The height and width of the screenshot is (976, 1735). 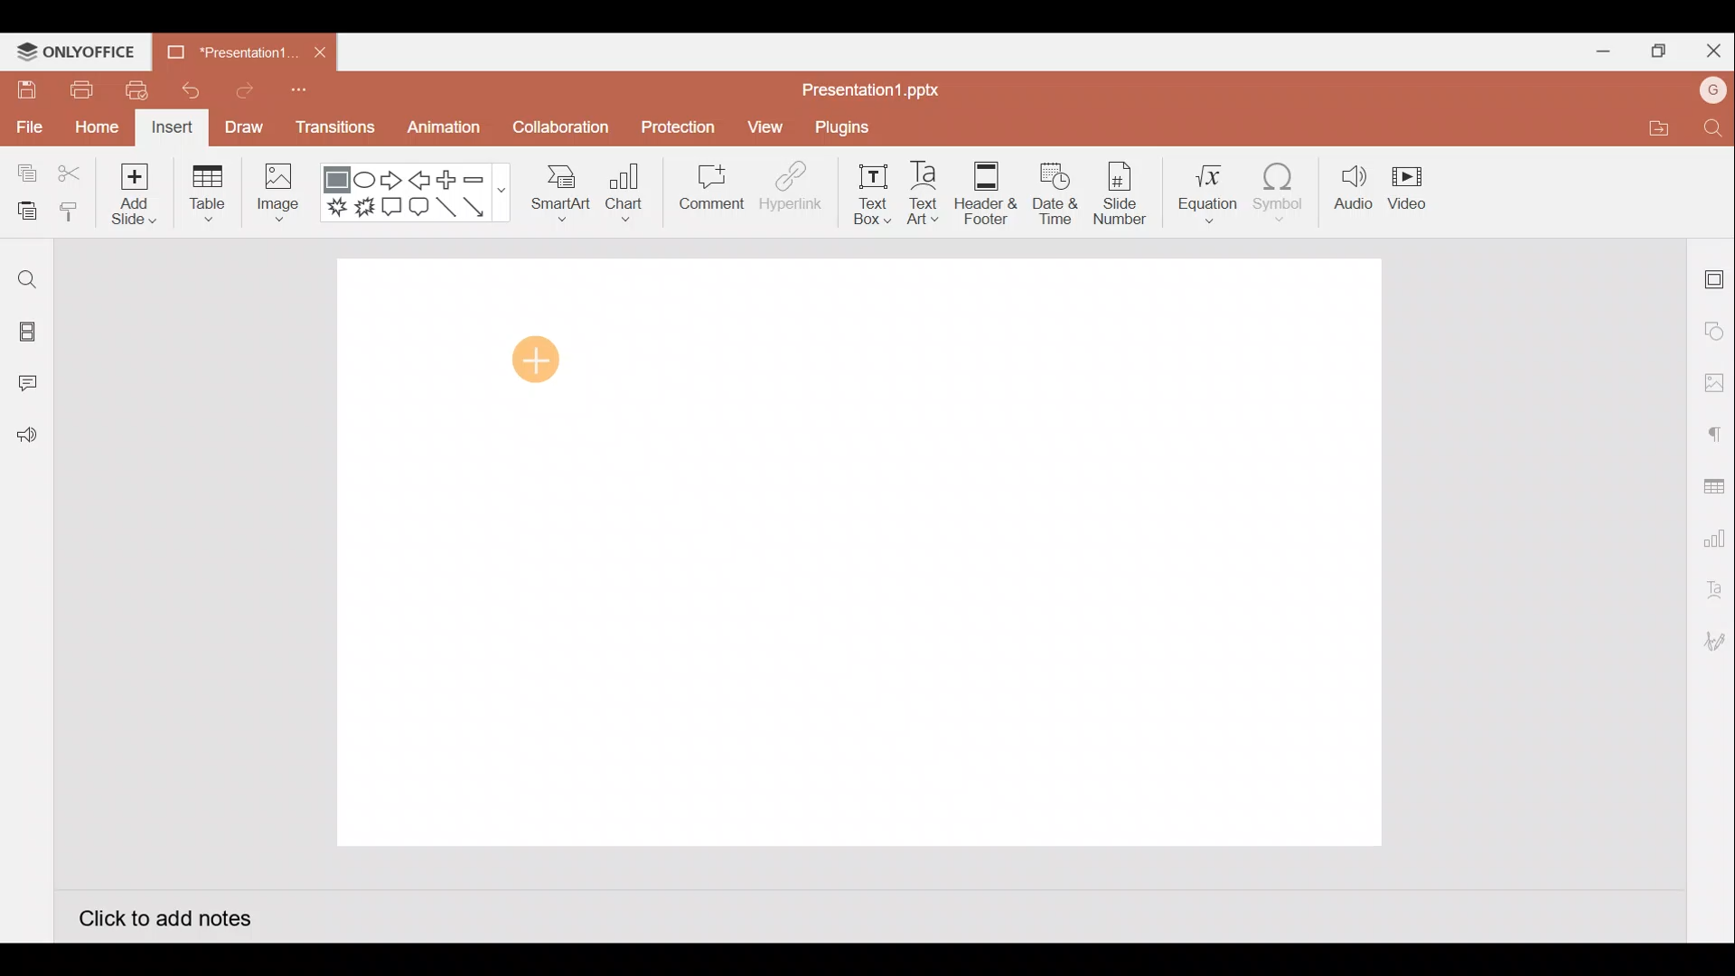 I want to click on Account name, so click(x=1713, y=90).